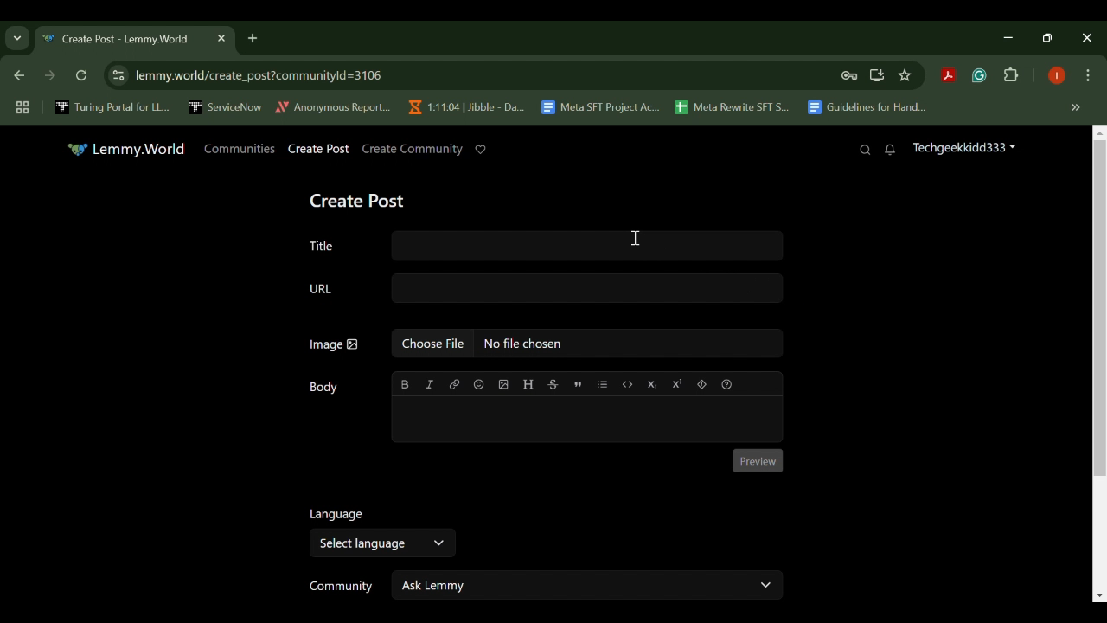 The height and width of the screenshot is (623, 1107). Describe the element at coordinates (319, 150) in the screenshot. I see `Create Post` at that location.